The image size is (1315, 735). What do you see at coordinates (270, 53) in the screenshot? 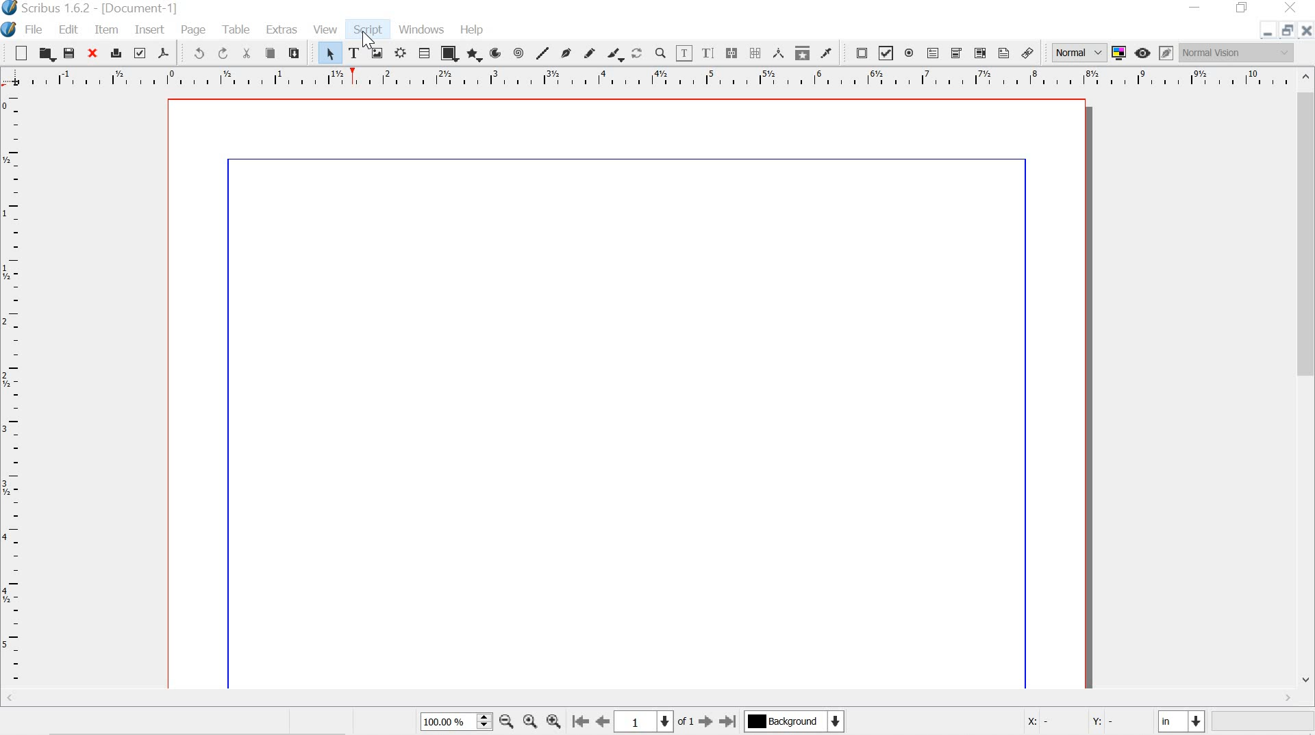
I see `copy` at bounding box center [270, 53].